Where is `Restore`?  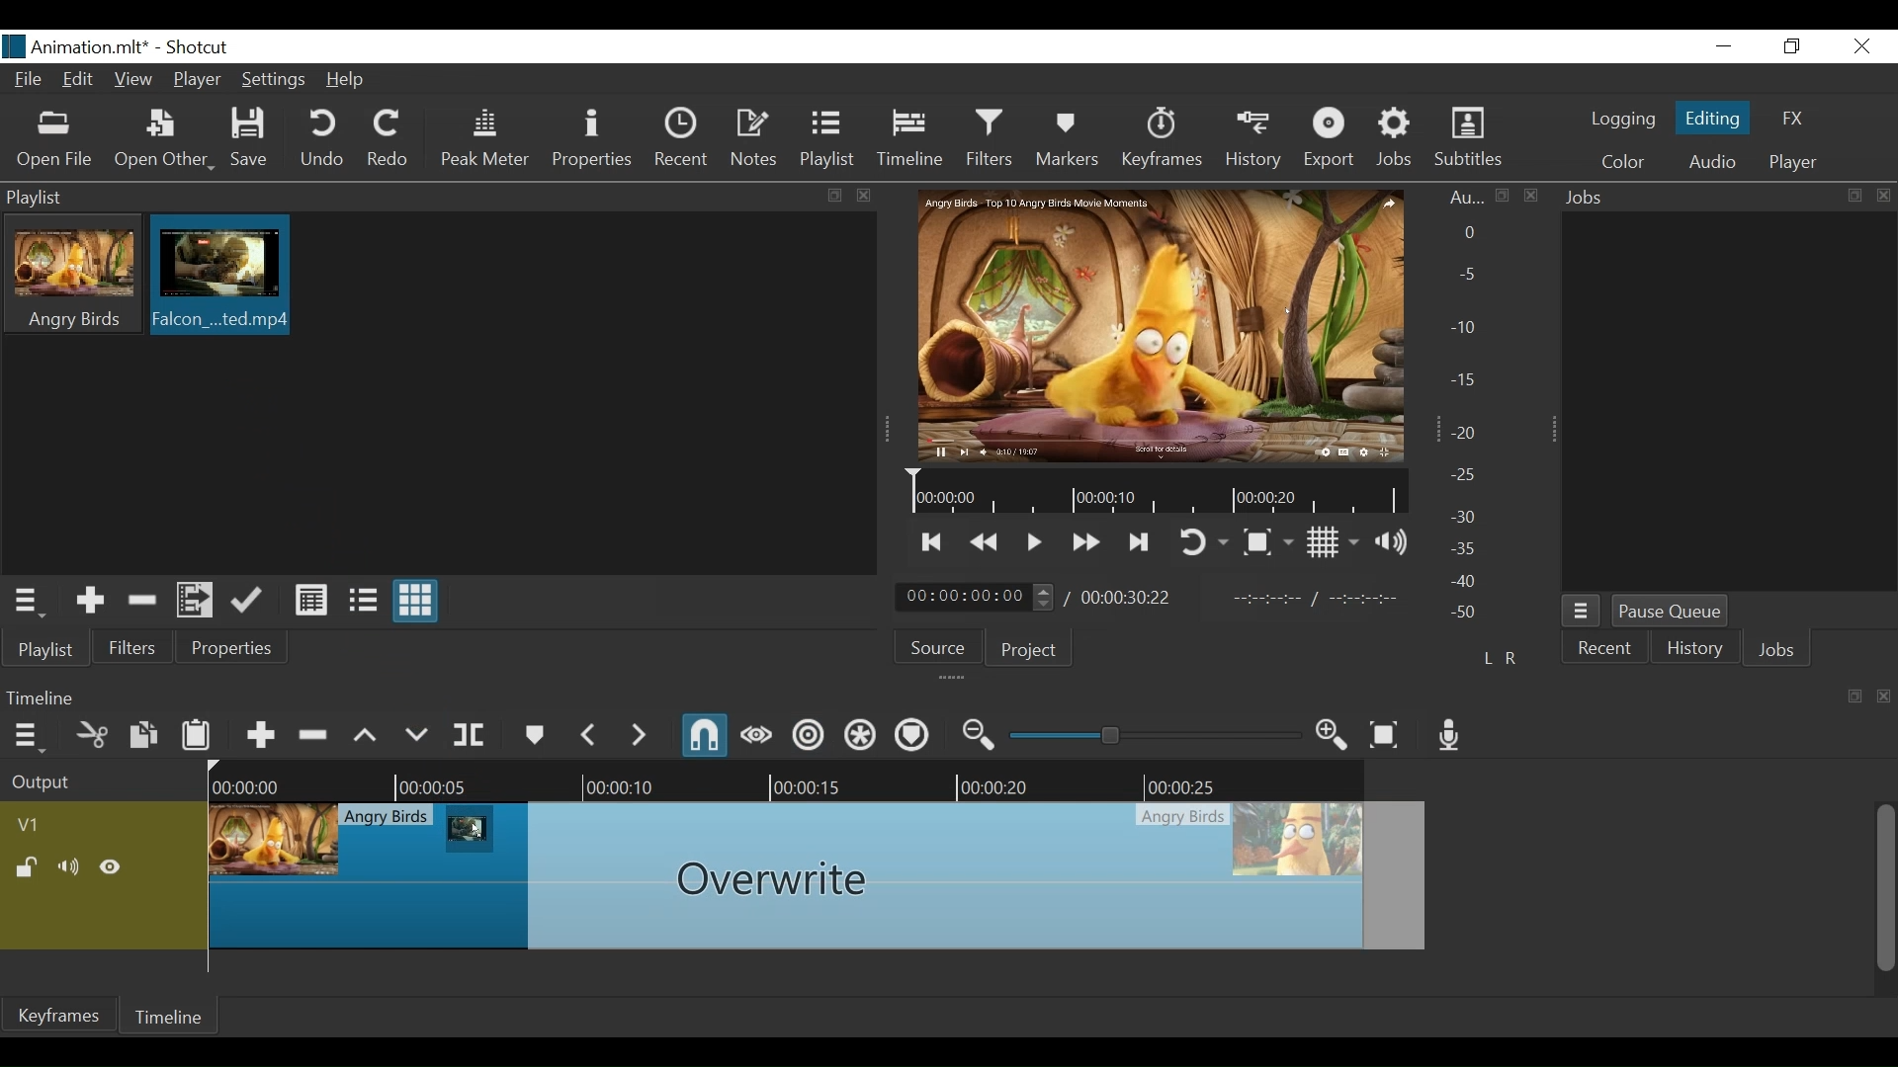 Restore is located at coordinates (1792, 46).